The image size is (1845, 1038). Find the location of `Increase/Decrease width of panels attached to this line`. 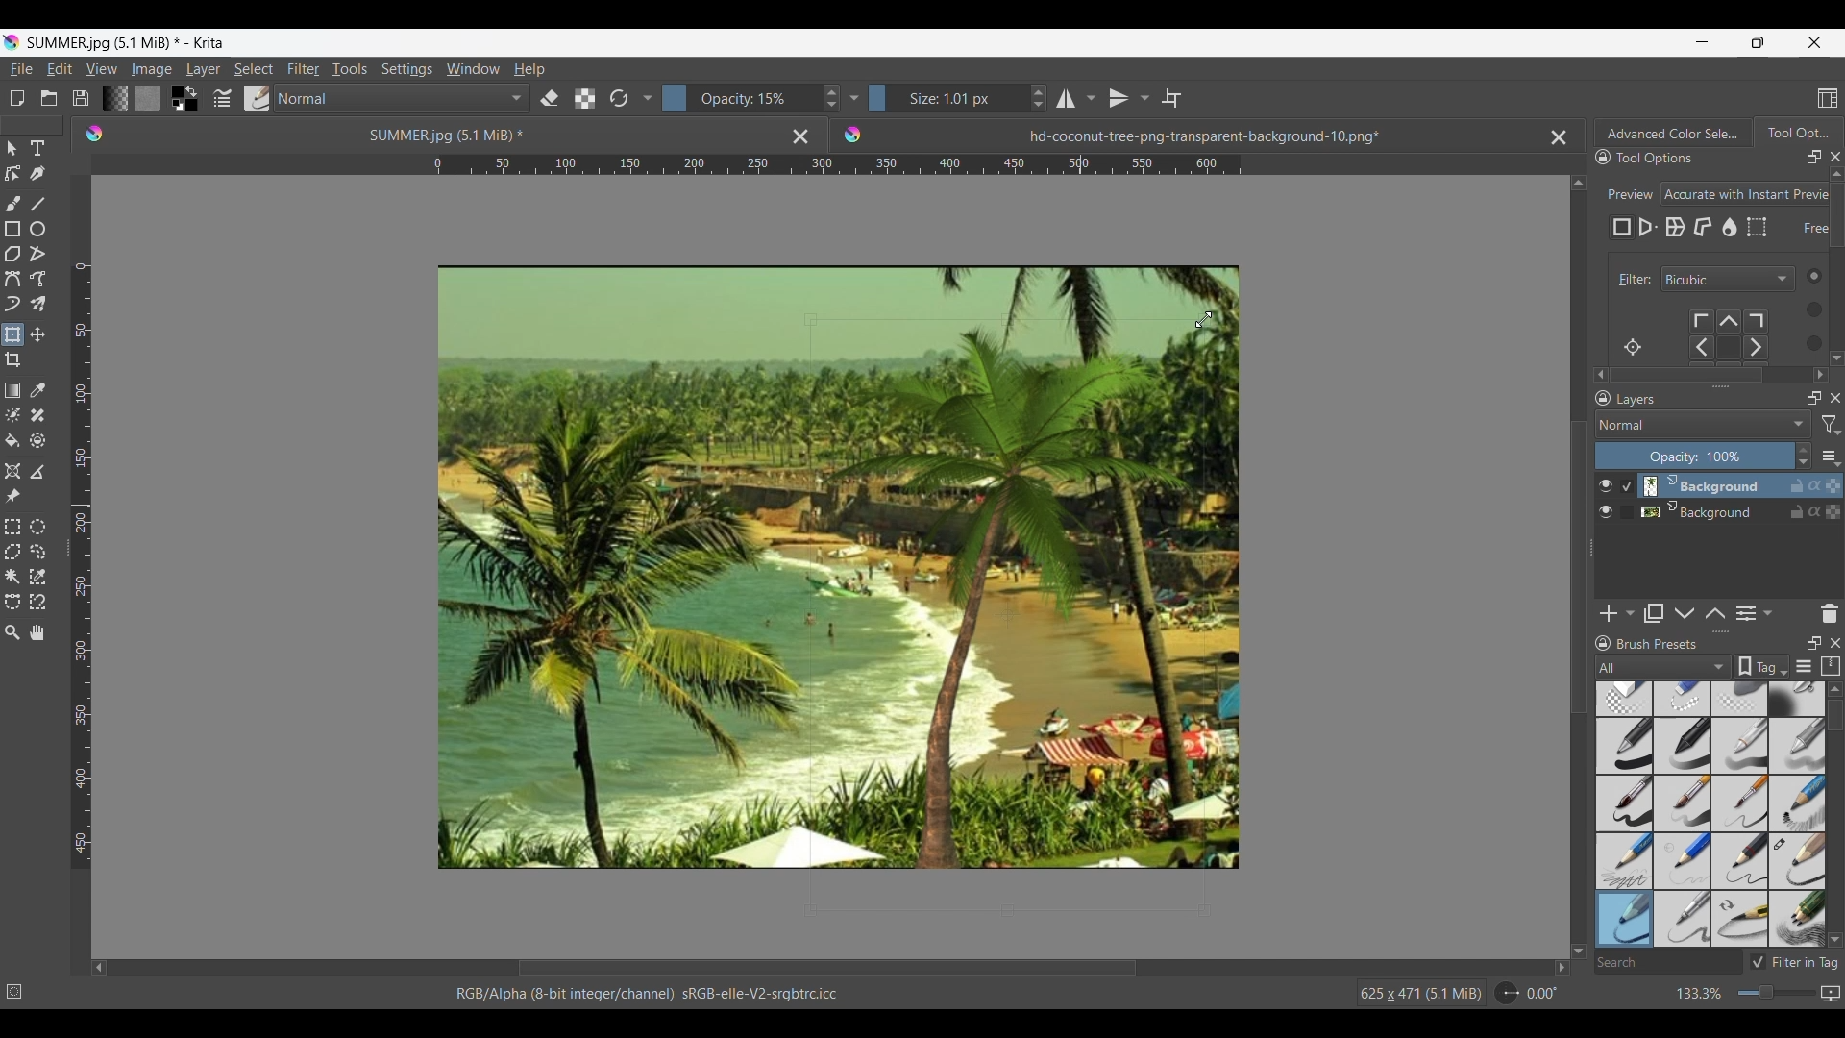

Increase/Decrease width of panels attached to this line is located at coordinates (1721, 385).